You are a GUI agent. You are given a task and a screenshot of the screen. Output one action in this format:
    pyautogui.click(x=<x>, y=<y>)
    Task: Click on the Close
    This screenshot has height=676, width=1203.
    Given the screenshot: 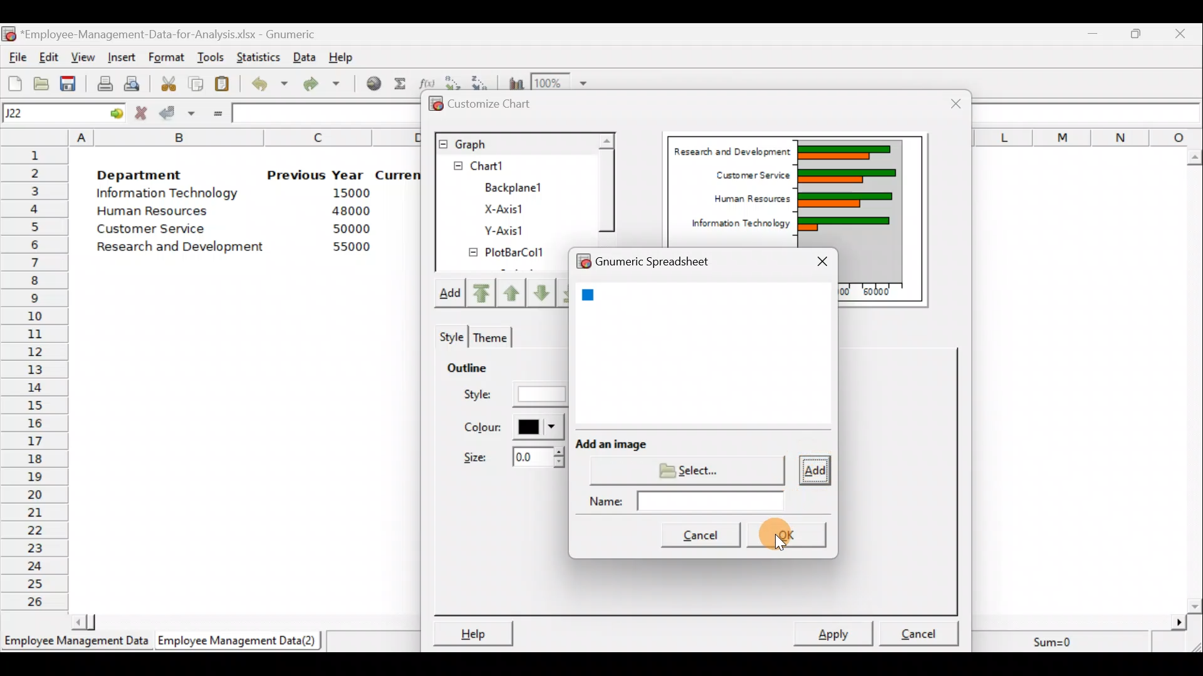 What is the action you would take?
    pyautogui.click(x=1183, y=33)
    